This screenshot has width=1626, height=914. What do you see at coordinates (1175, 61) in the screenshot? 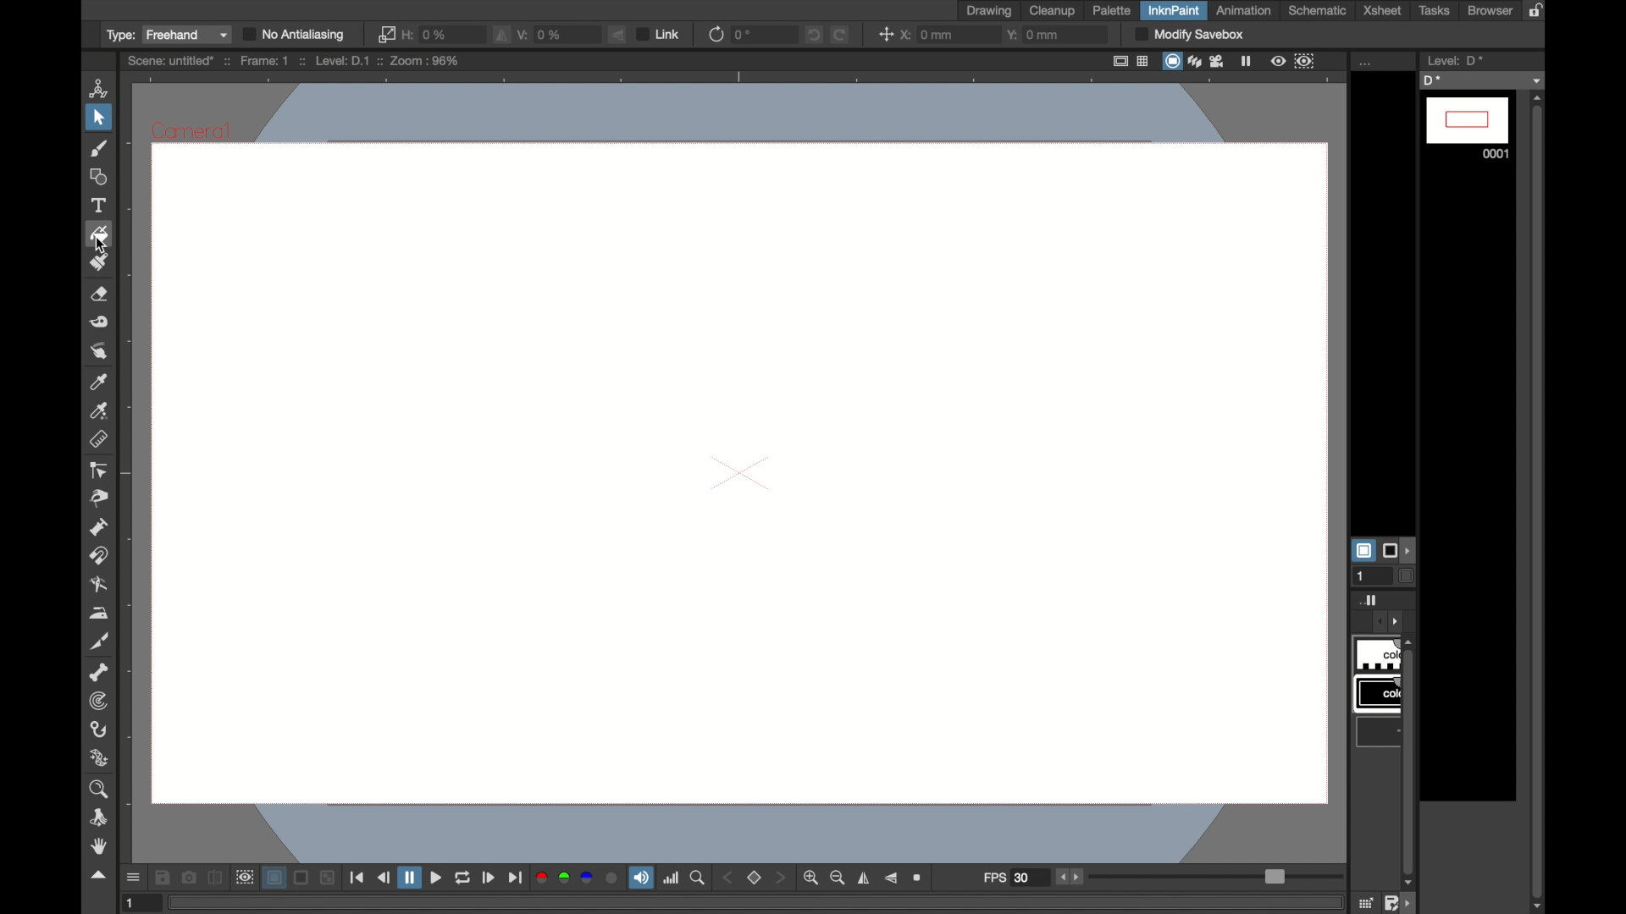
I see `screen` at bounding box center [1175, 61].